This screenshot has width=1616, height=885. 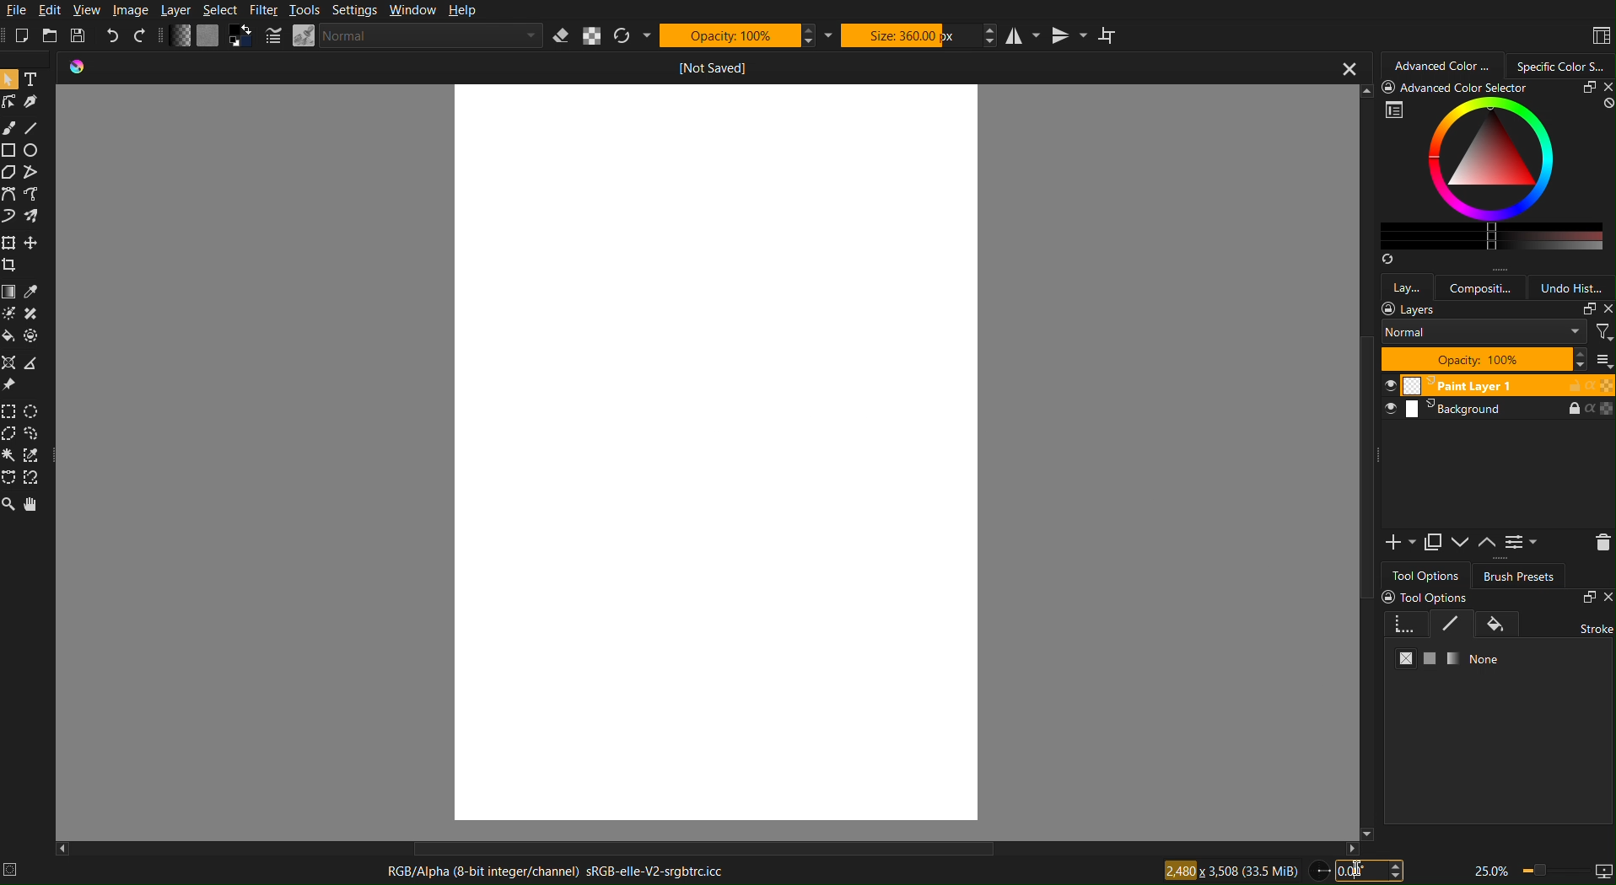 I want to click on layers, so click(x=1410, y=310).